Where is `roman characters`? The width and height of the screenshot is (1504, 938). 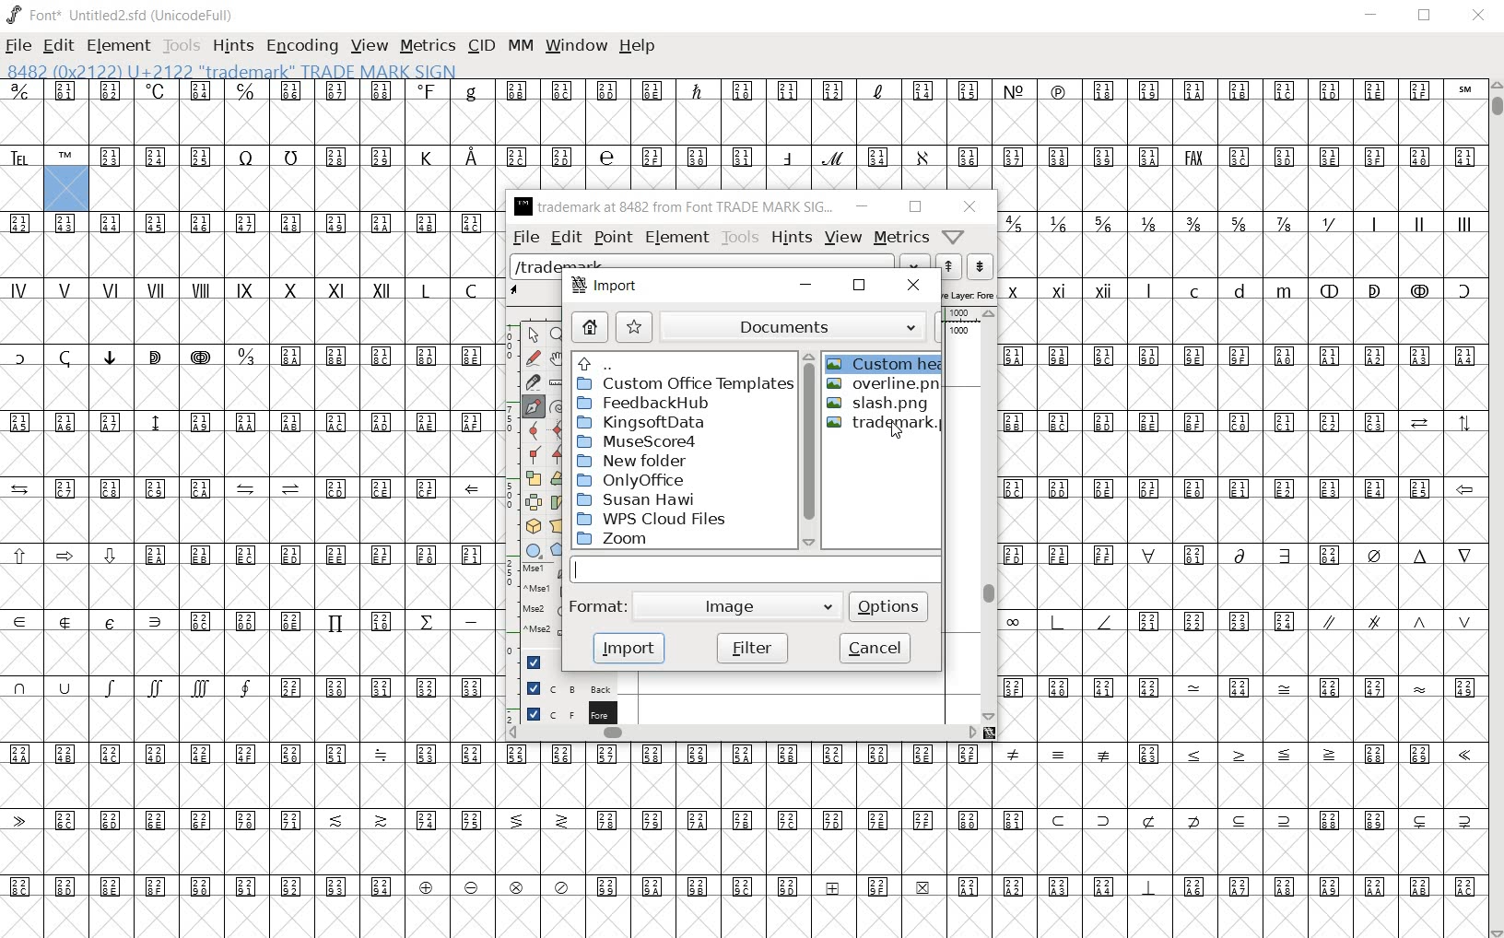
roman characters is located at coordinates (248, 310).